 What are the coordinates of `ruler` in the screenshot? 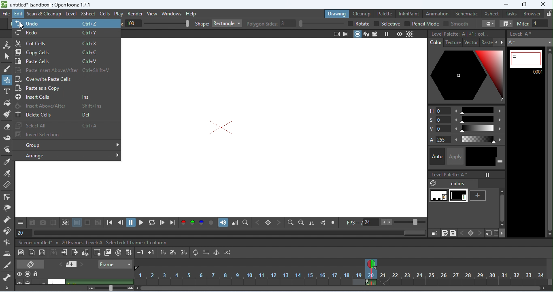 It's located at (7, 184).